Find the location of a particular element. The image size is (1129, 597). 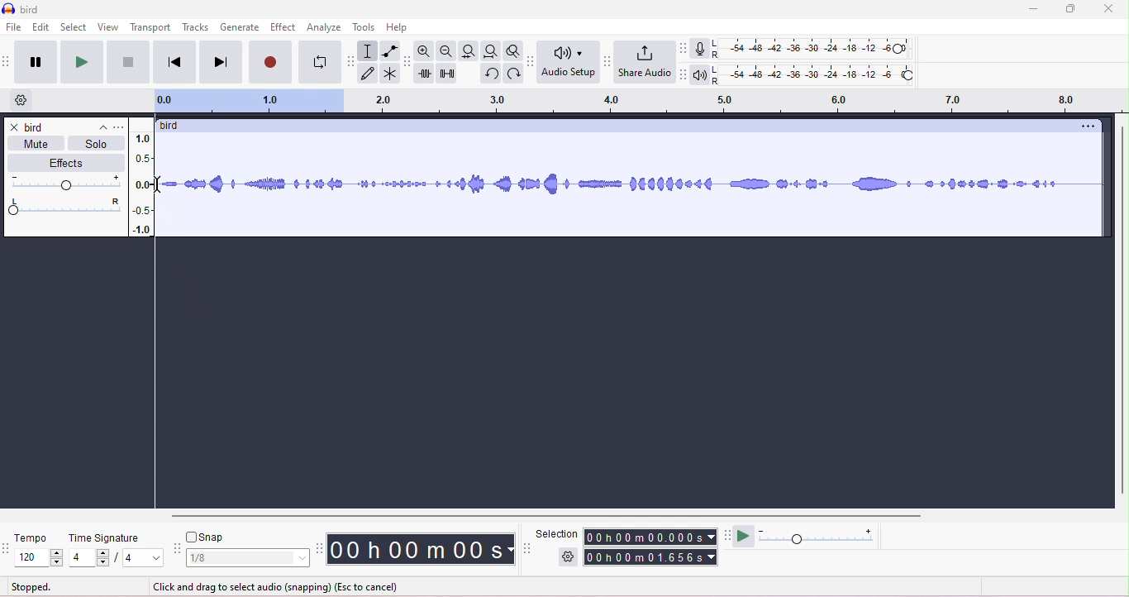

00 h 00 m 00 s is located at coordinates (423, 548).